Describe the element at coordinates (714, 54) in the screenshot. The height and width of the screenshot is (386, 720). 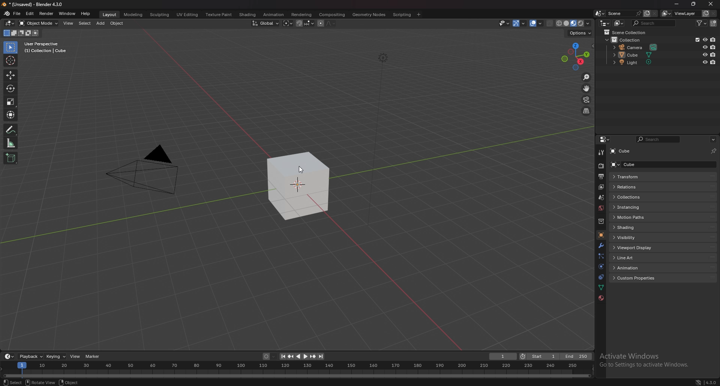
I see `disable in renders` at that location.